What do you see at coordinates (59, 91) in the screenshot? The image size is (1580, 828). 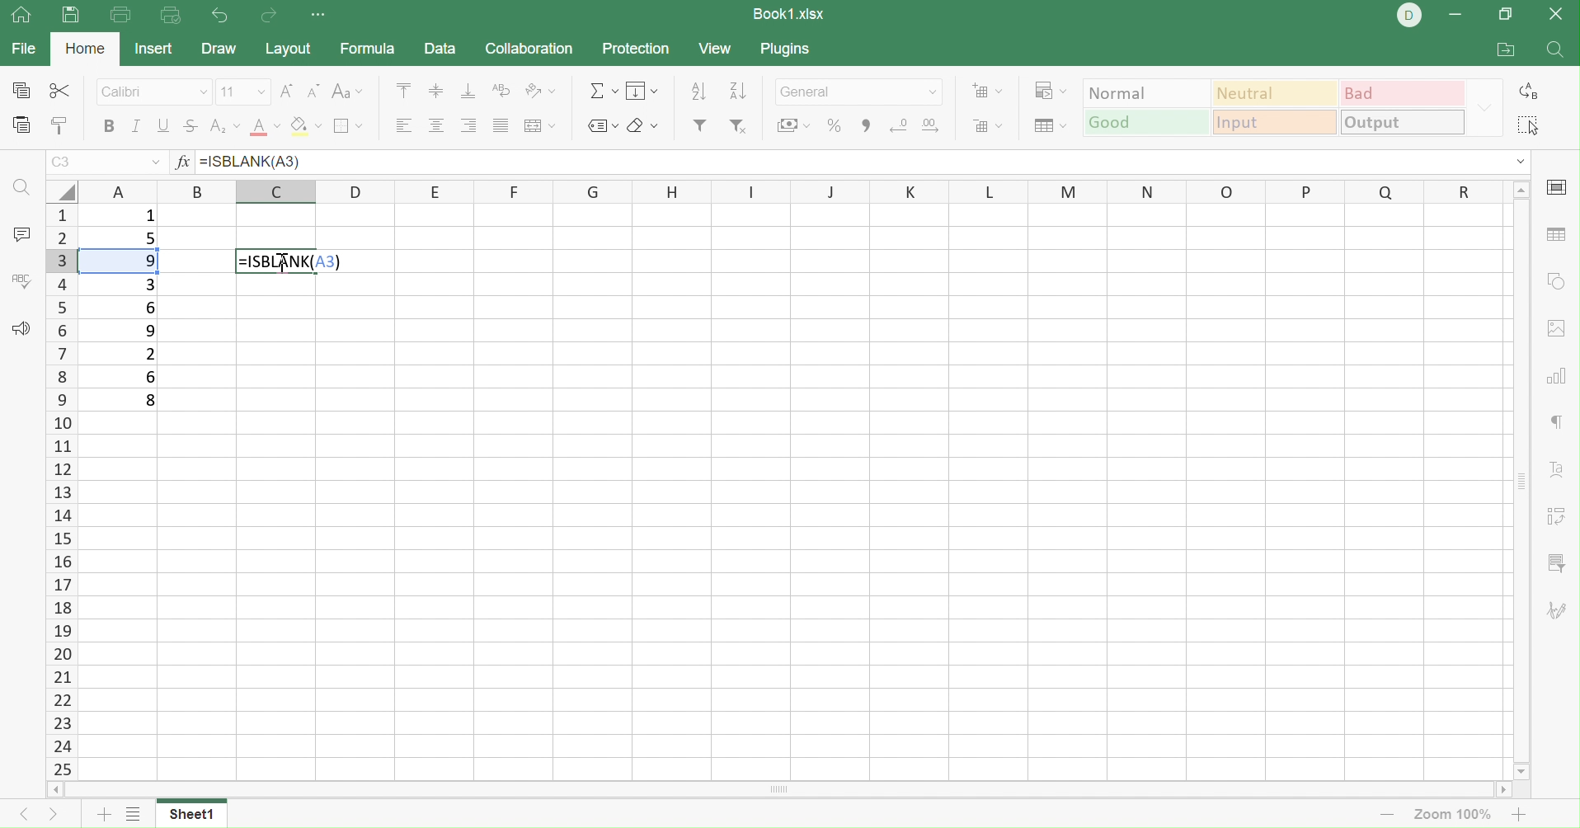 I see `Cut` at bounding box center [59, 91].